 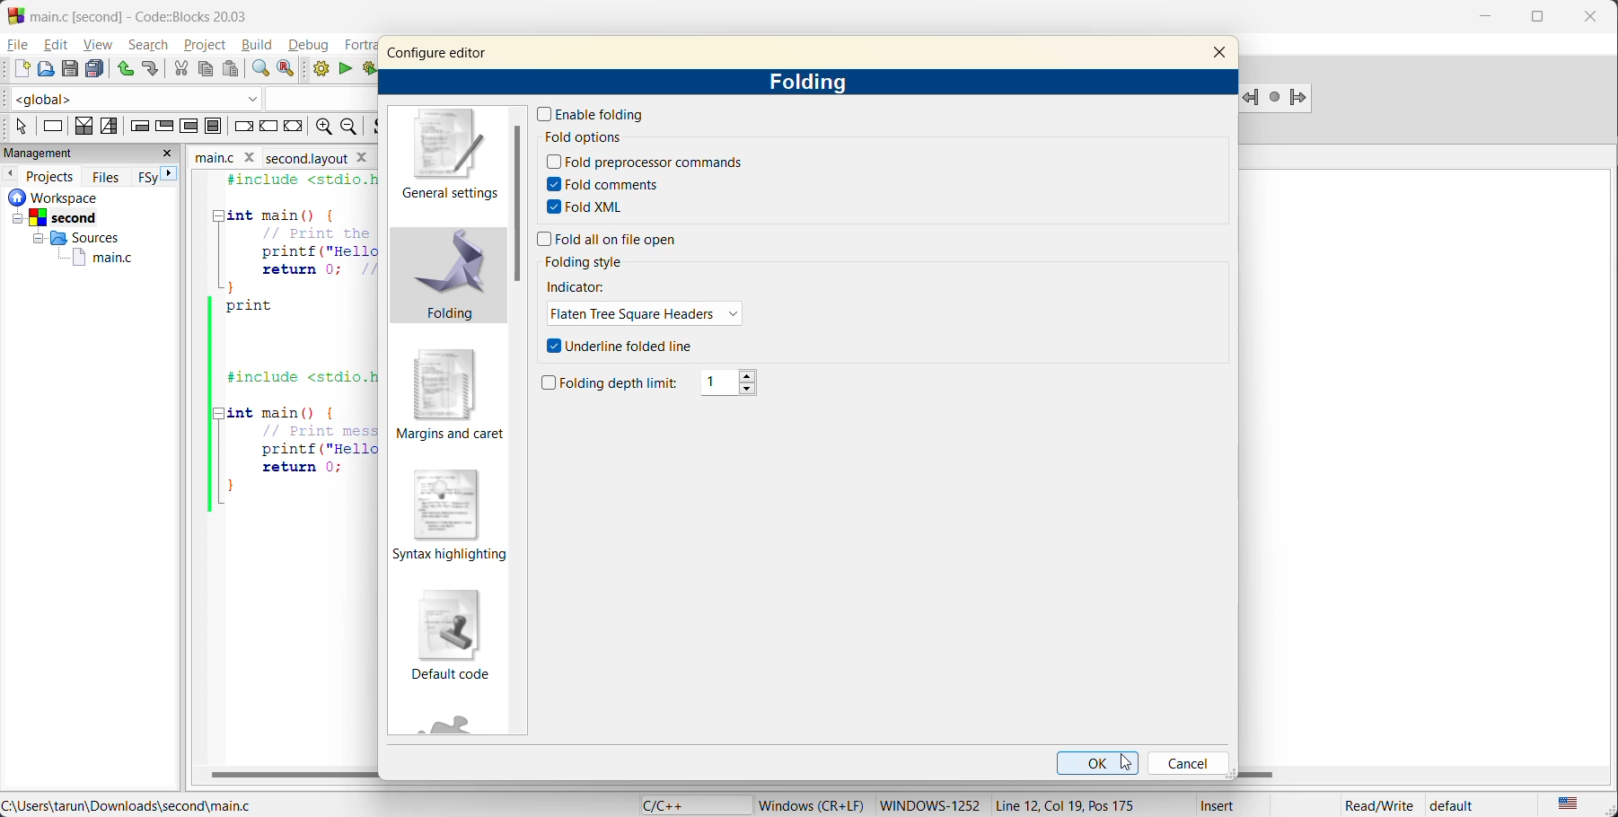 I want to click on vertical scroll bar, so click(x=520, y=203).